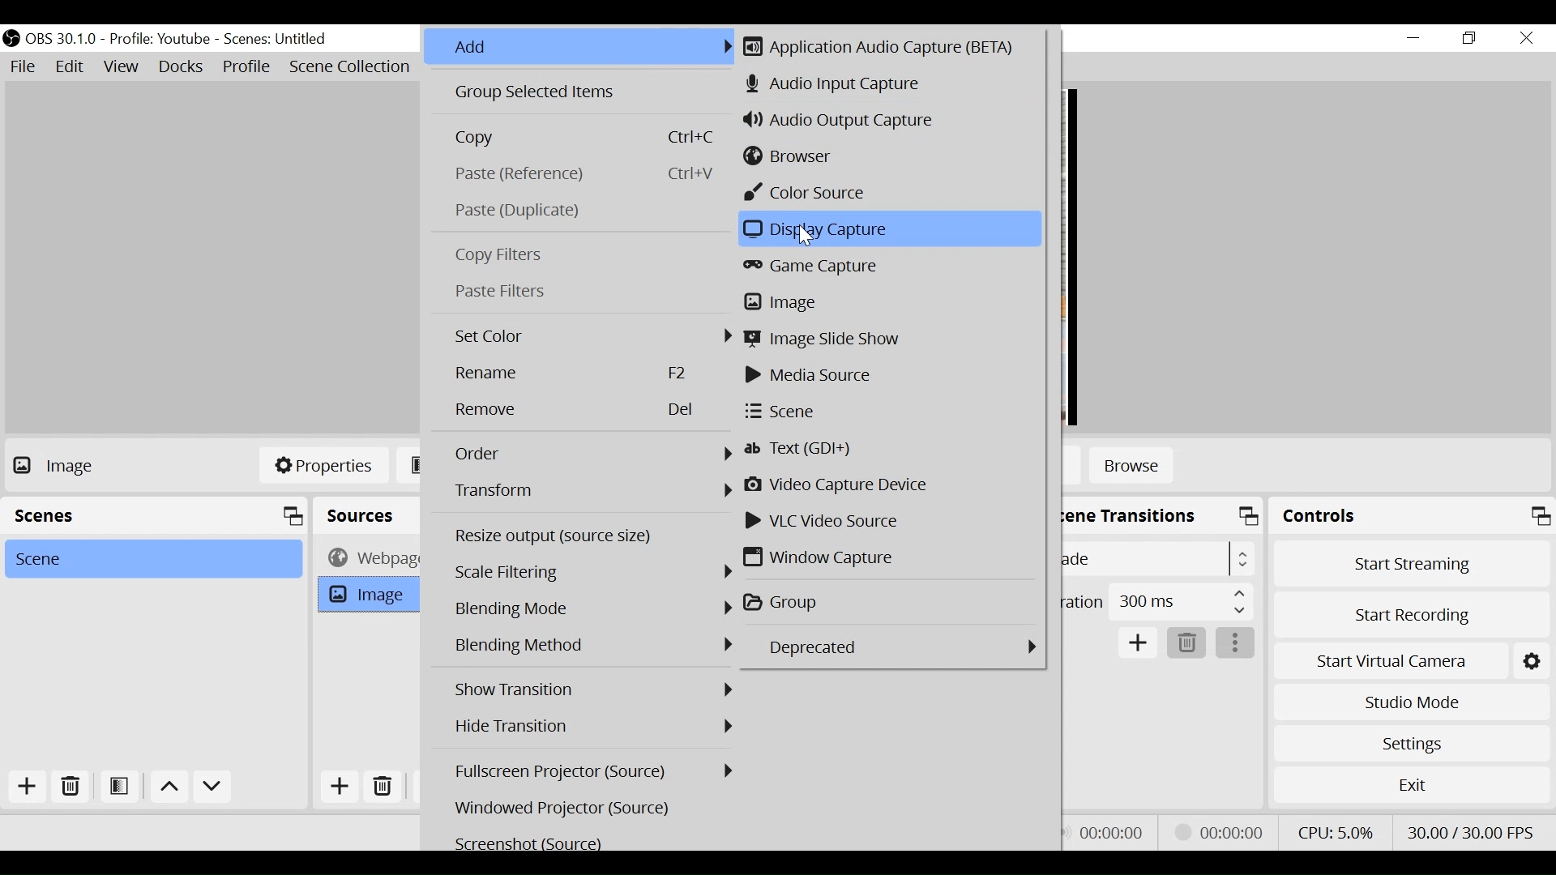 Image resolution: width=1556 pixels, height=875 pixels. What do you see at coordinates (592, 490) in the screenshot?
I see `Transform` at bounding box center [592, 490].